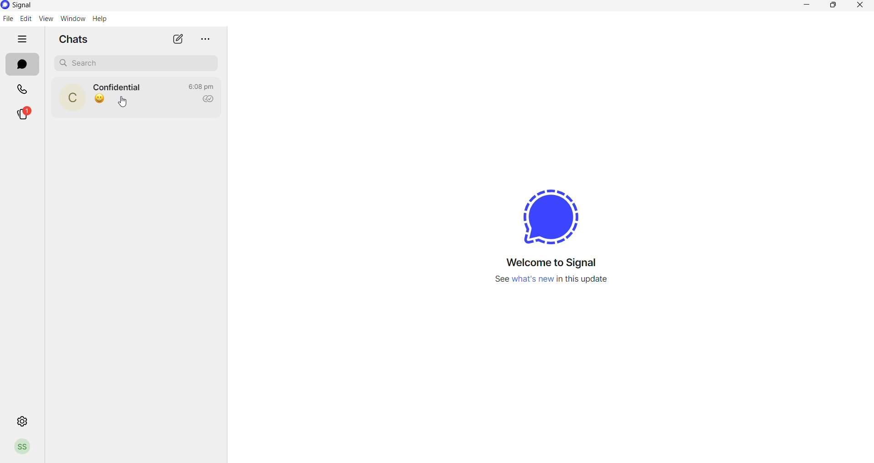 This screenshot has height=463, width=874. Describe the element at coordinates (23, 448) in the screenshot. I see `profile picture` at that location.